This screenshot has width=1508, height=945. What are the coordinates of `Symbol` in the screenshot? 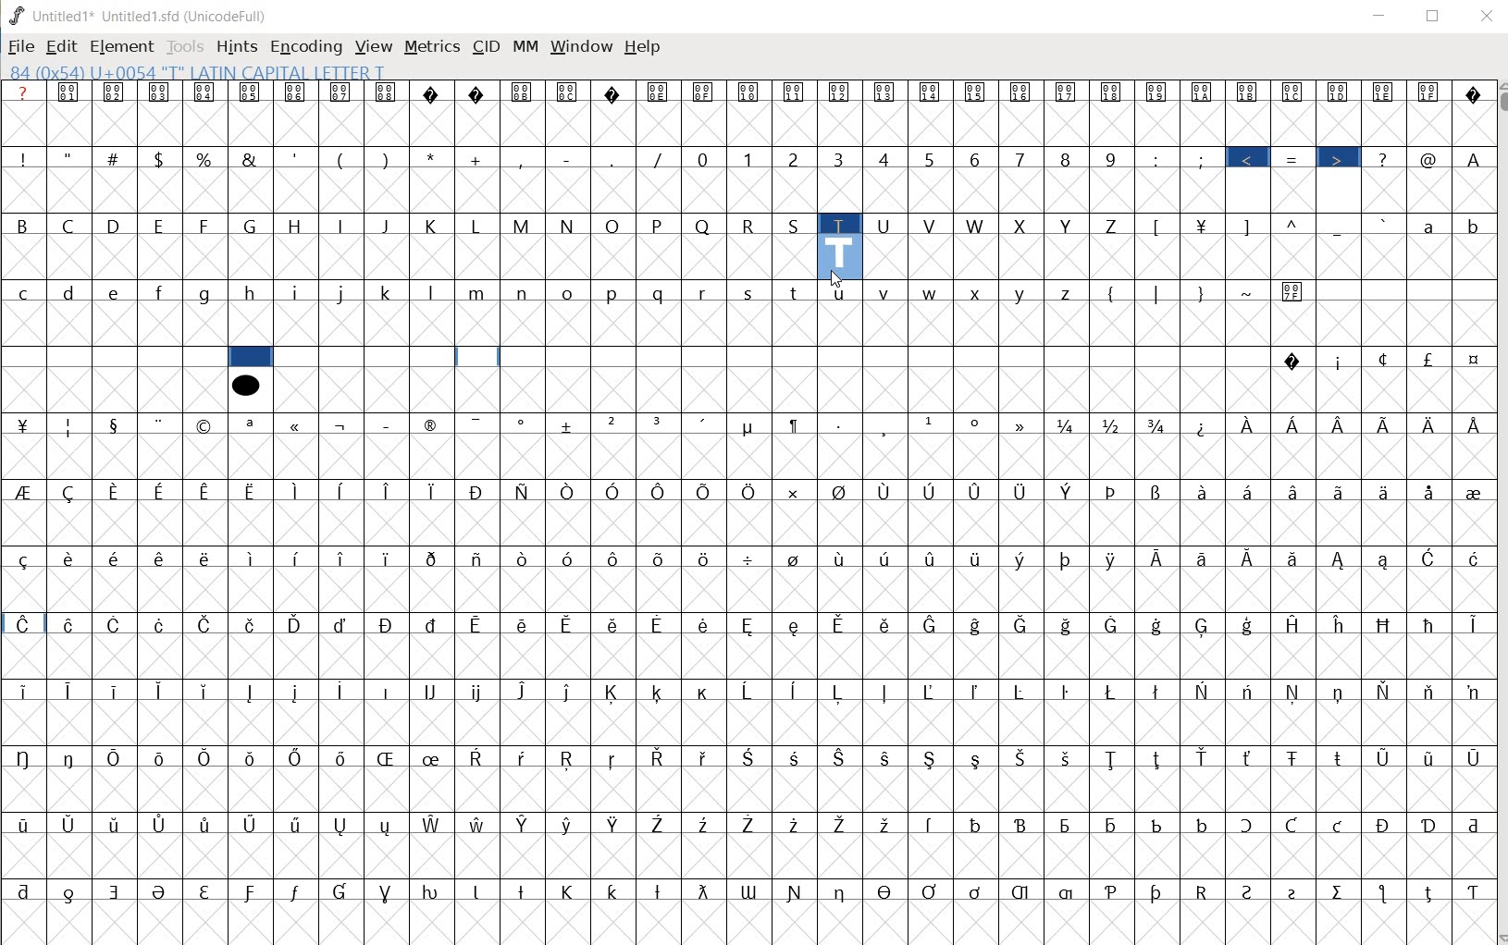 It's located at (342, 758).